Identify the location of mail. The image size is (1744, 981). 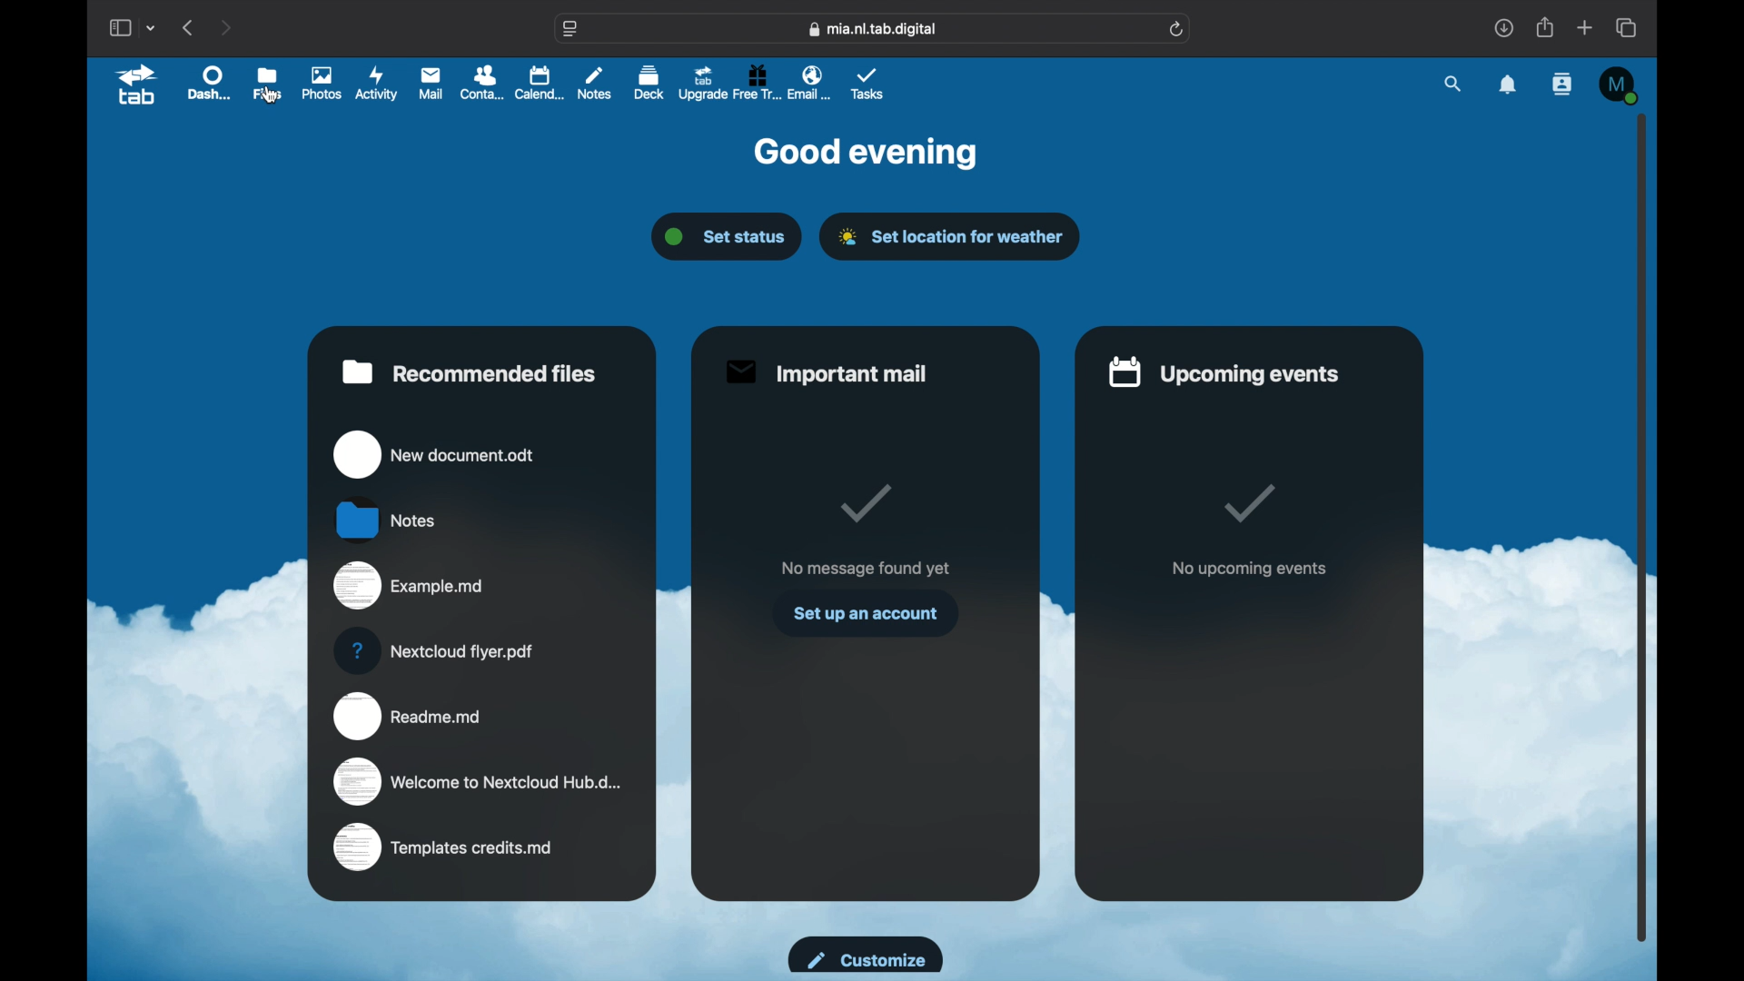
(431, 84).